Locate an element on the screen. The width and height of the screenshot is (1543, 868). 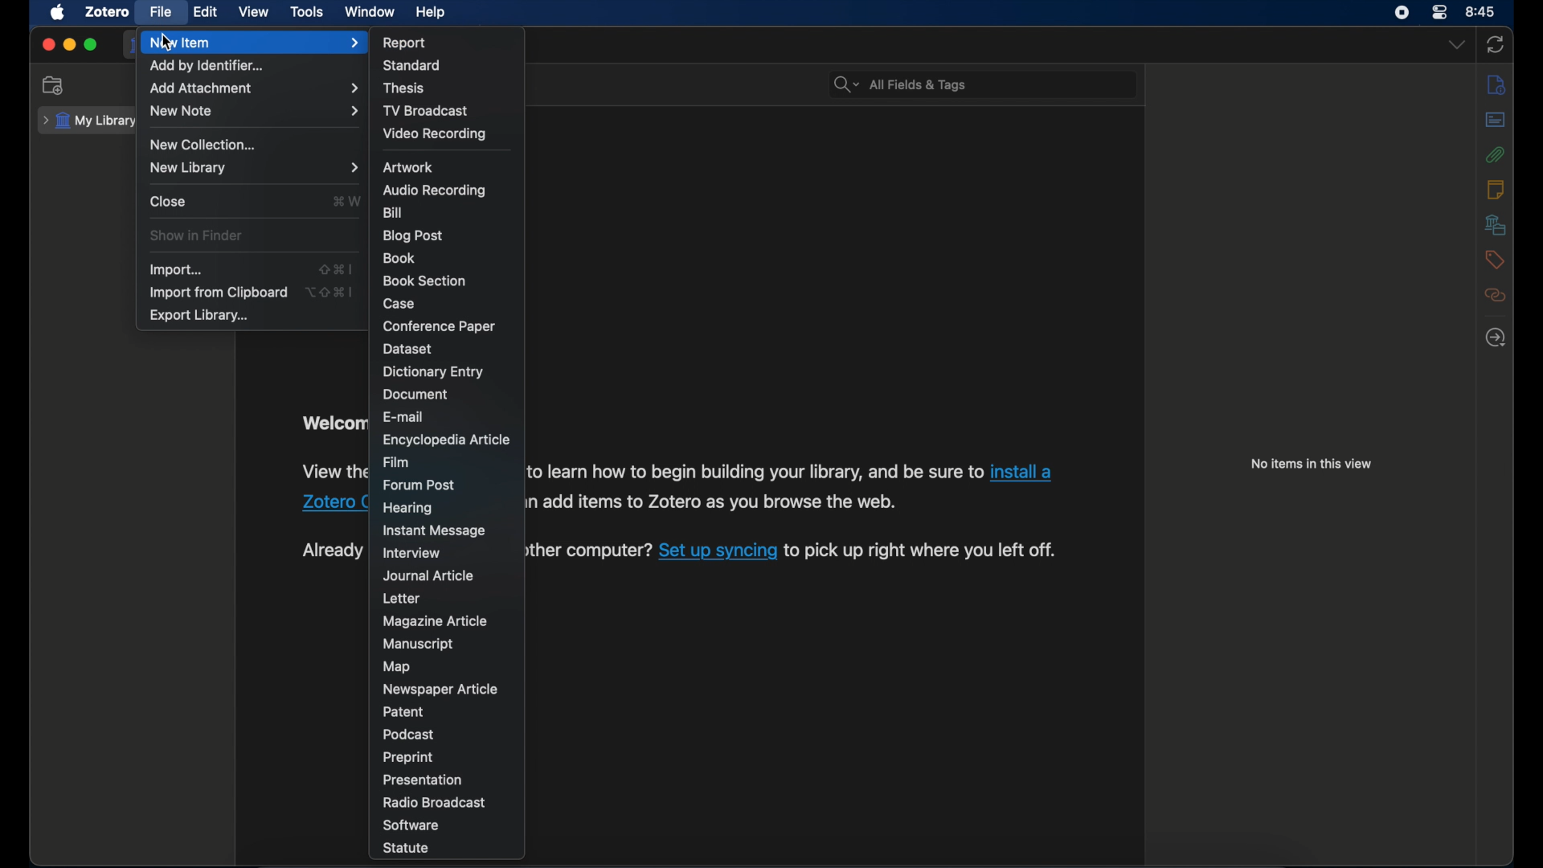
Already using Zotero on another computer? Set up syncing to pick up right where you left off. is located at coordinates (591, 553).